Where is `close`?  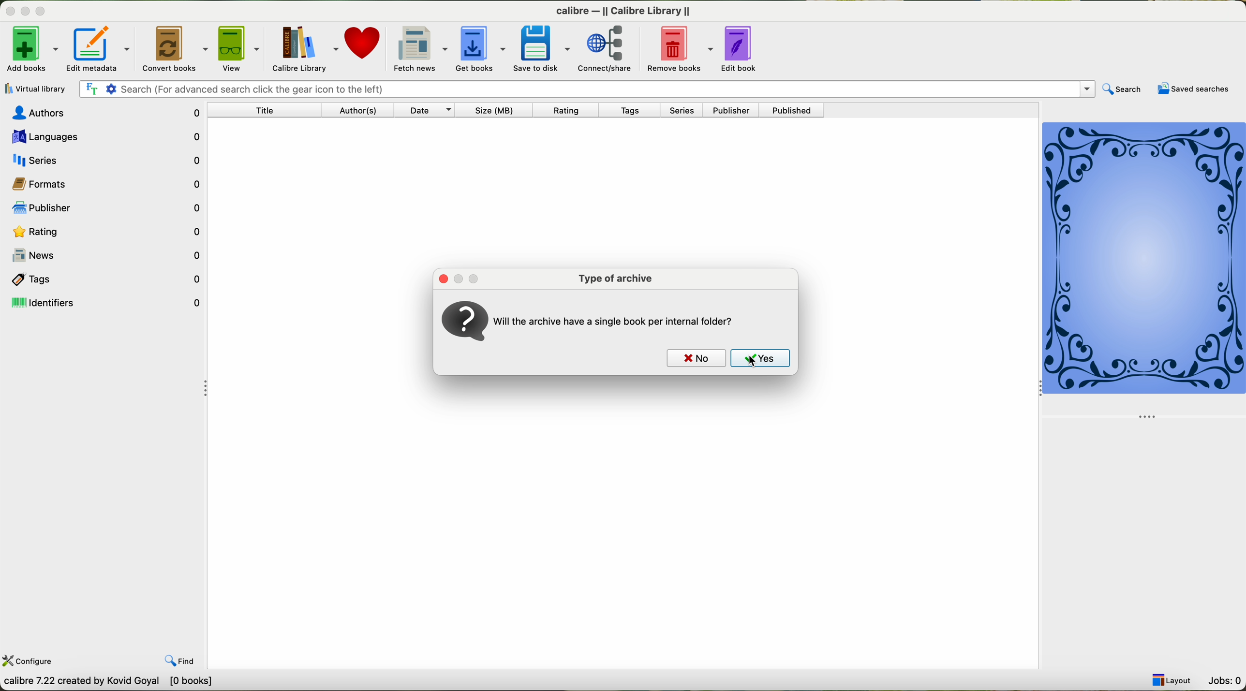 close is located at coordinates (441, 277).